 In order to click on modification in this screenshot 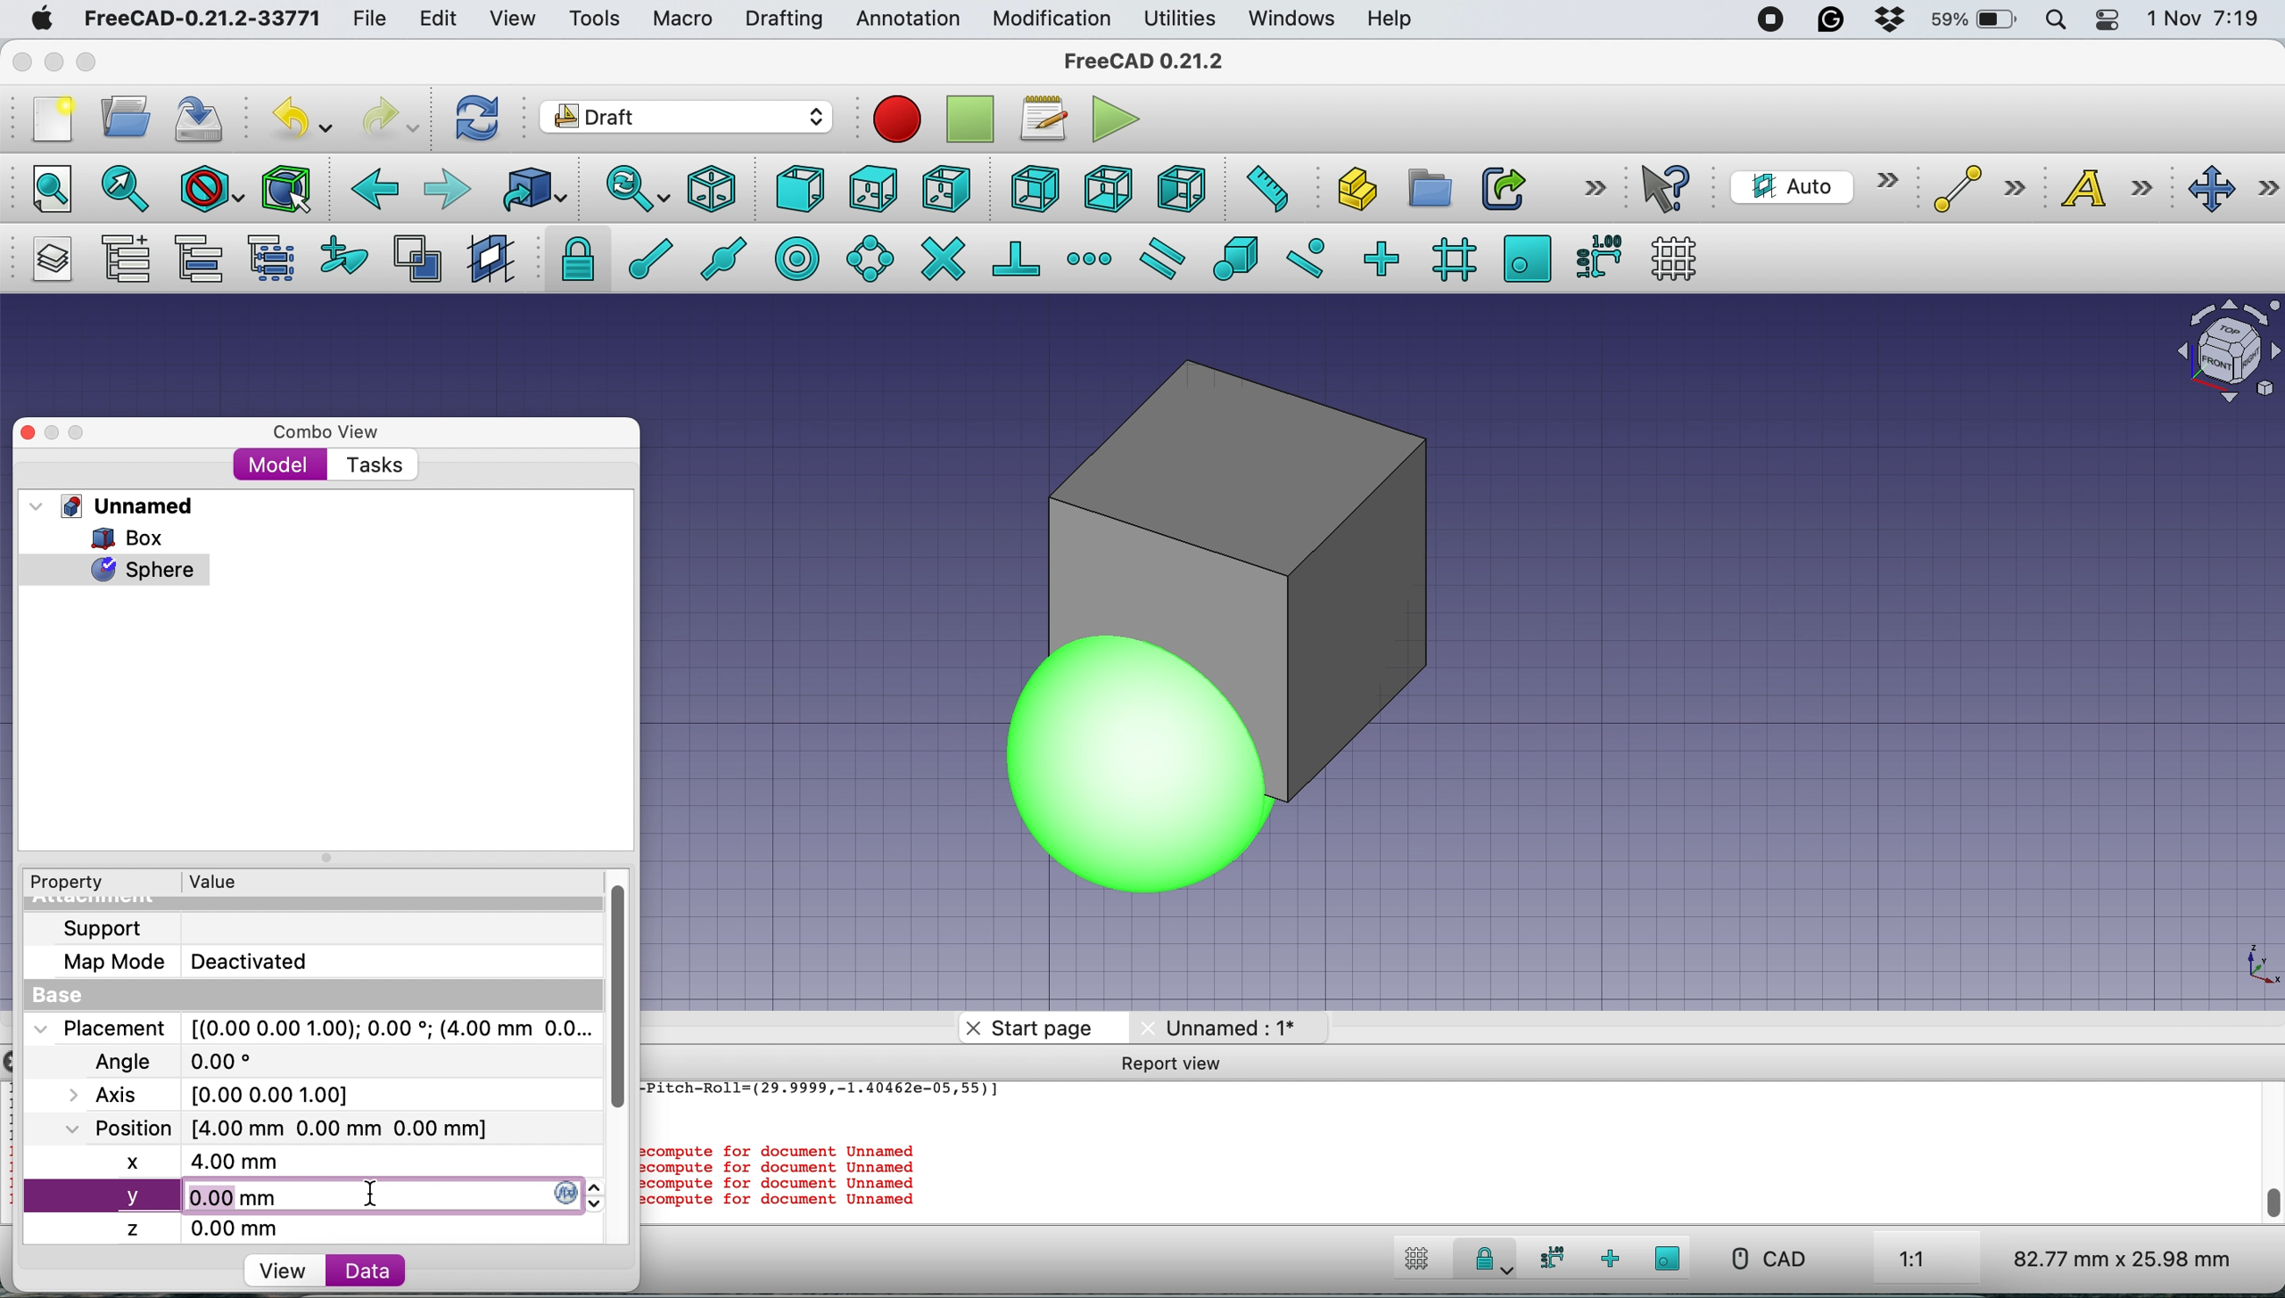, I will do `click(1050, 20)`.